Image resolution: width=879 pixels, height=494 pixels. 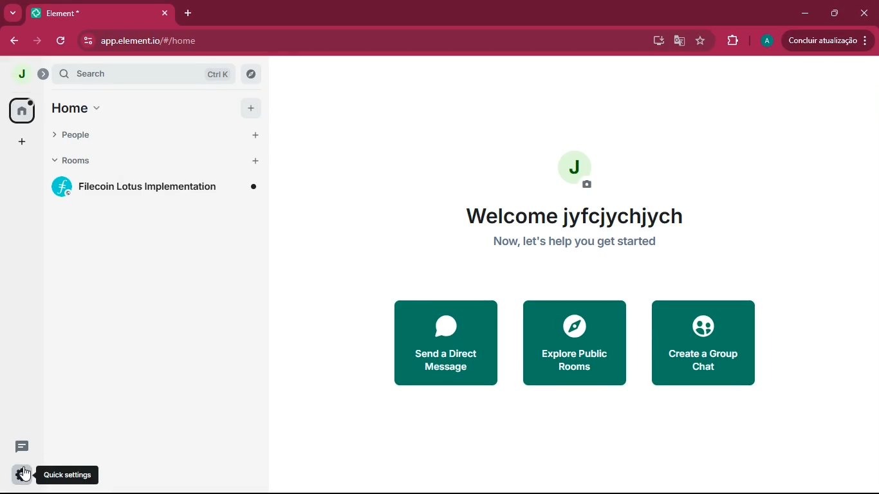 I want to click on Element, so click(x=91, y=14).